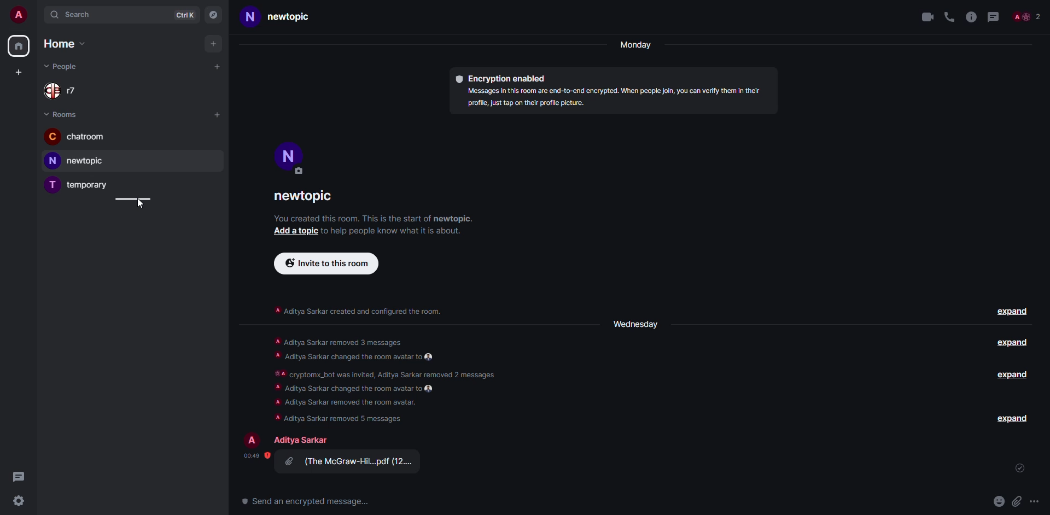 Image resolution: width=1050 pixels, height=515 pixels. What do you see at coordinates (633, 46) in the screenshot?
I see `Monday` at bounding box center [633, 46].